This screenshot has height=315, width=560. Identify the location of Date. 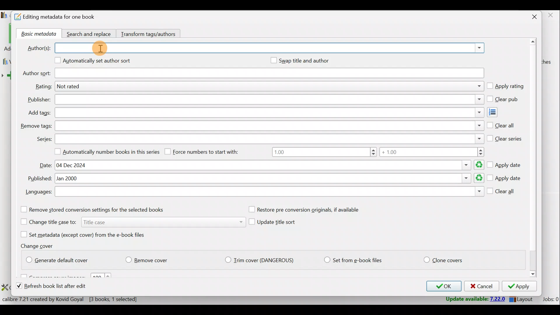
(268, 165).